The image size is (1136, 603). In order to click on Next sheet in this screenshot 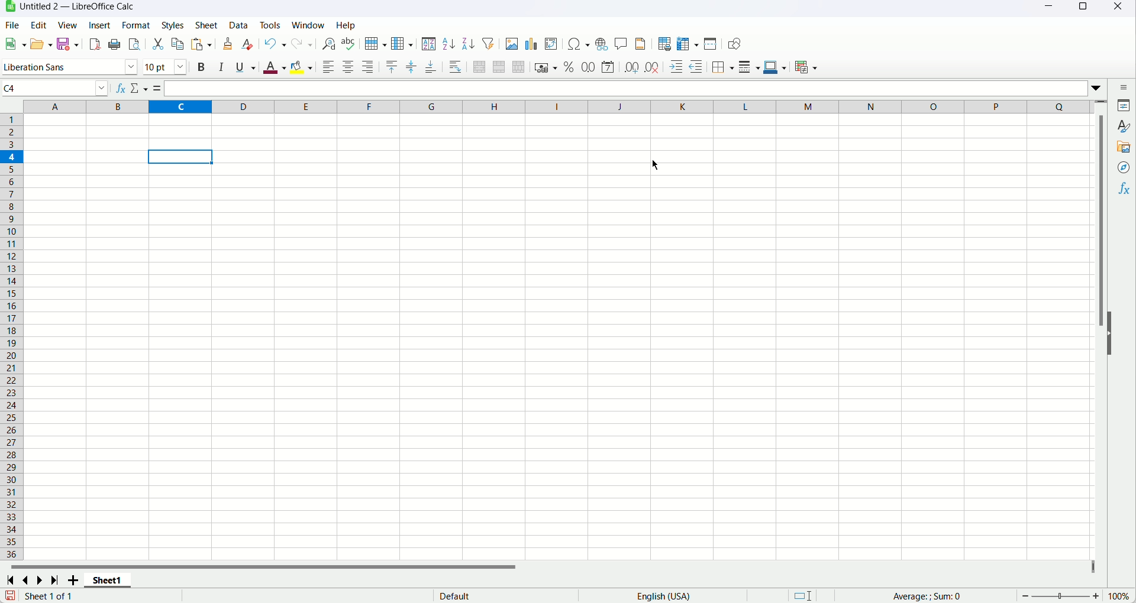, I will do `click(38, 581)`.